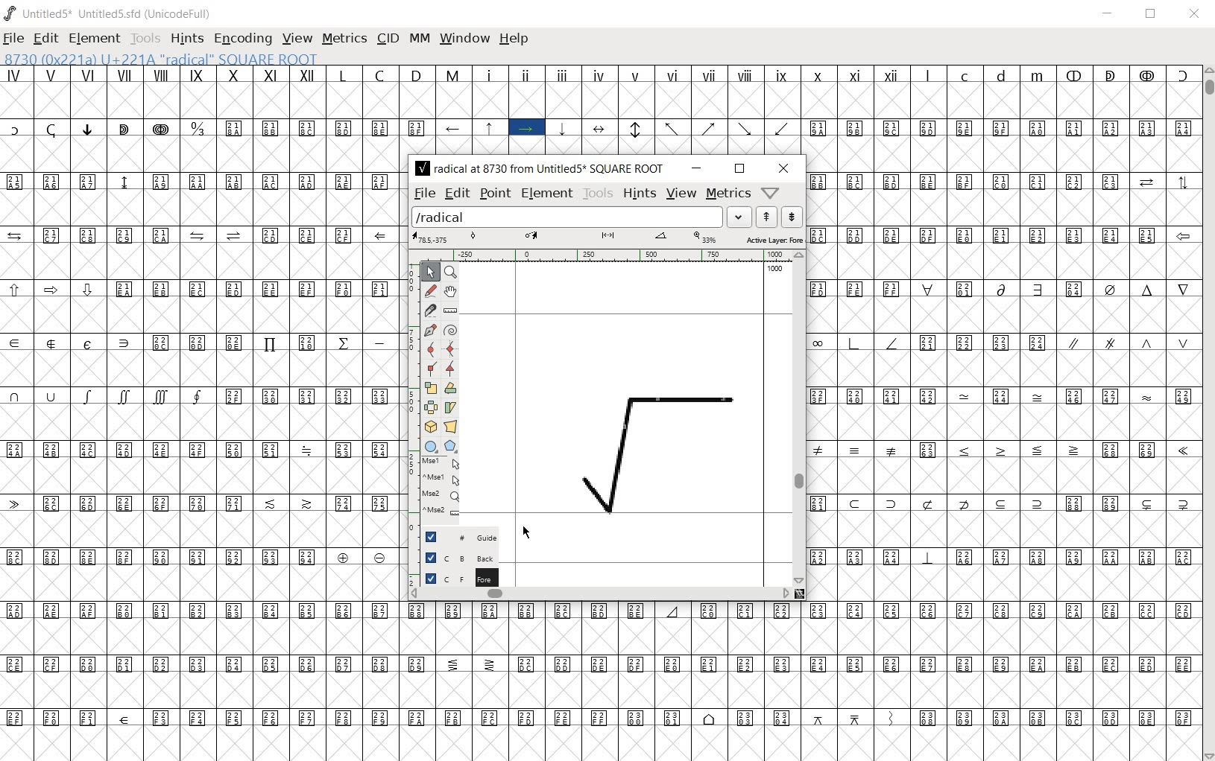  I want to click on HELP, so click(514, 39).